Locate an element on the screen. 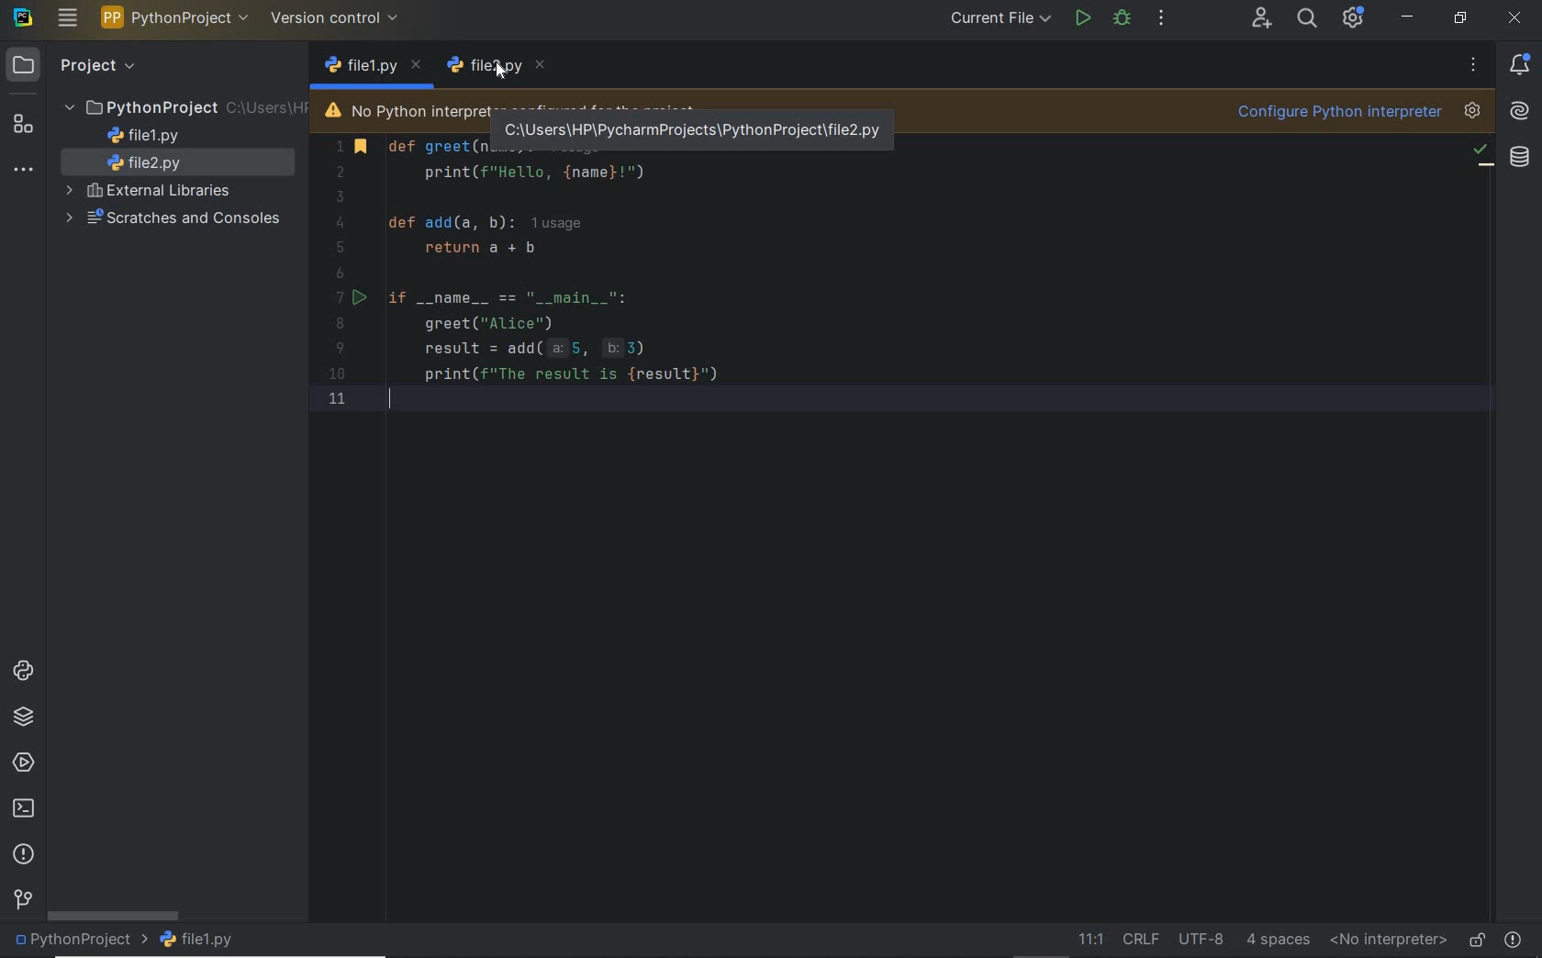 The width and height of the screenshot is (1542, 958). configure python interpreter is located at coordinates (1358, 113).